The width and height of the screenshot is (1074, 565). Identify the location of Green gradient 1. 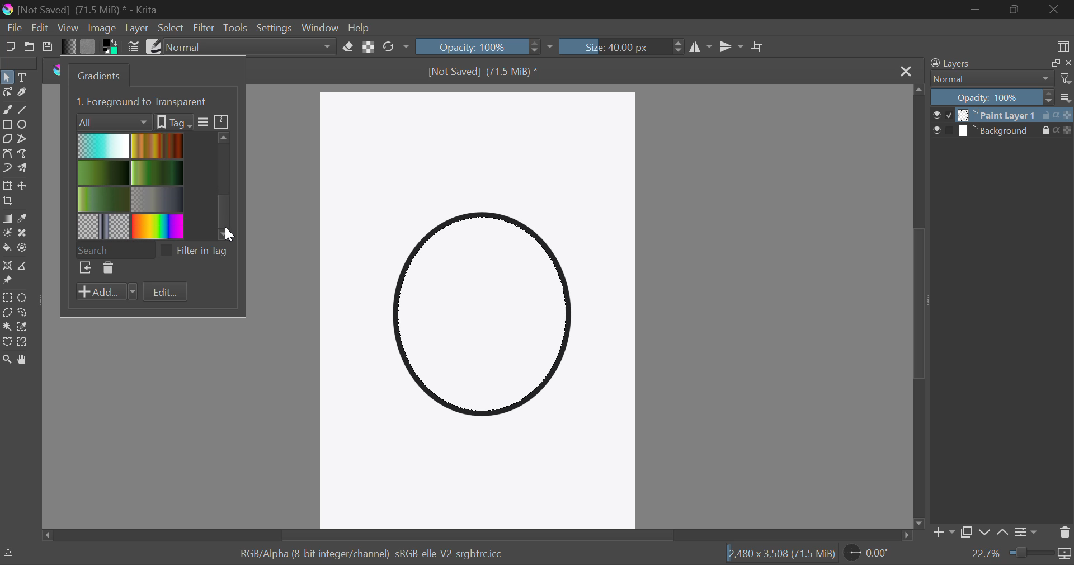
(159, 173).